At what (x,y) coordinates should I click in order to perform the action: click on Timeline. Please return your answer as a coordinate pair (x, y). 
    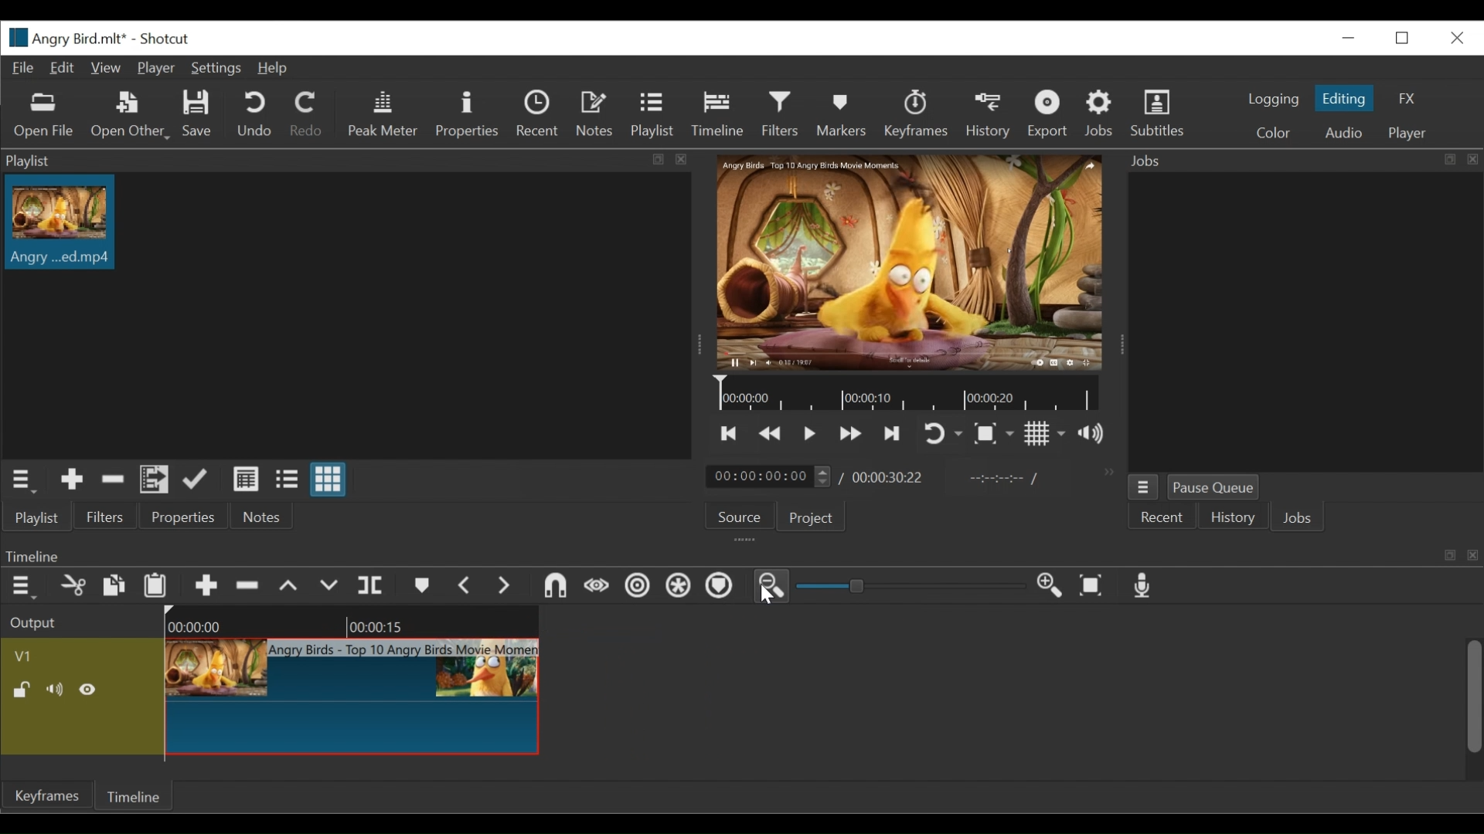
    Looking at the image, I should click on (910, 393).